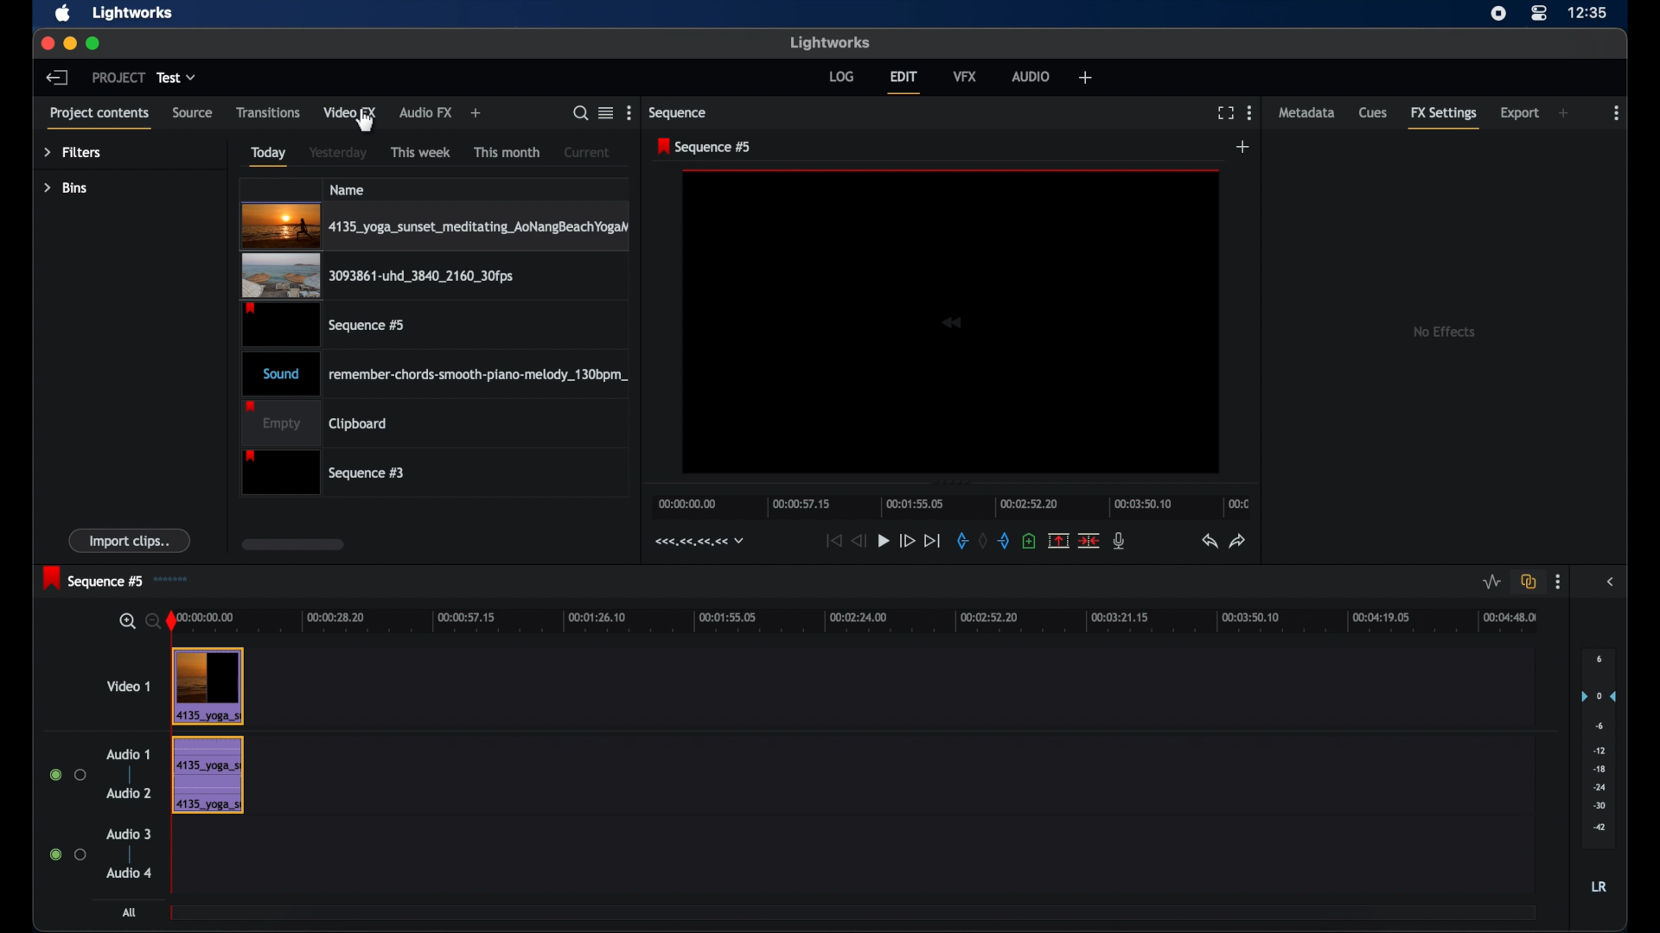  Describe the element at coordinates (855, 620) in the screenshot. I see `timeline ` at that location.